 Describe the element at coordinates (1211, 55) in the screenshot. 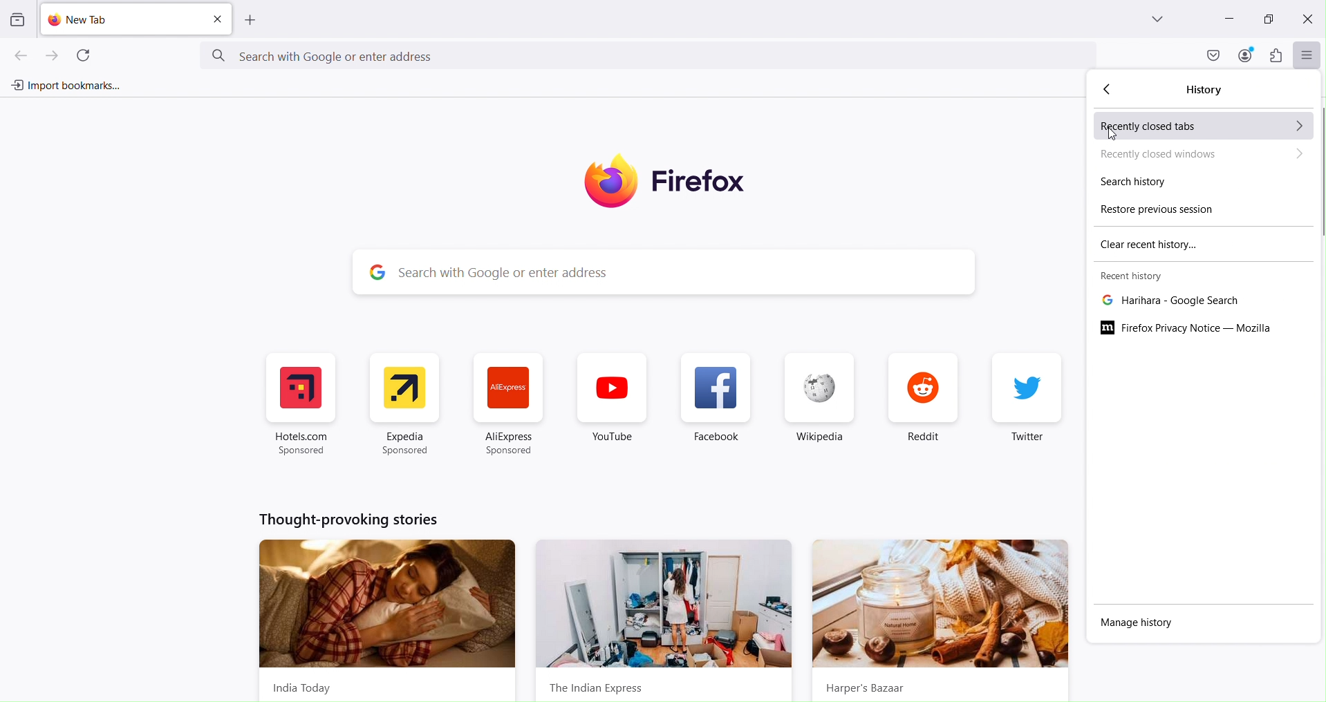

I see `Save to pocket` at that location.